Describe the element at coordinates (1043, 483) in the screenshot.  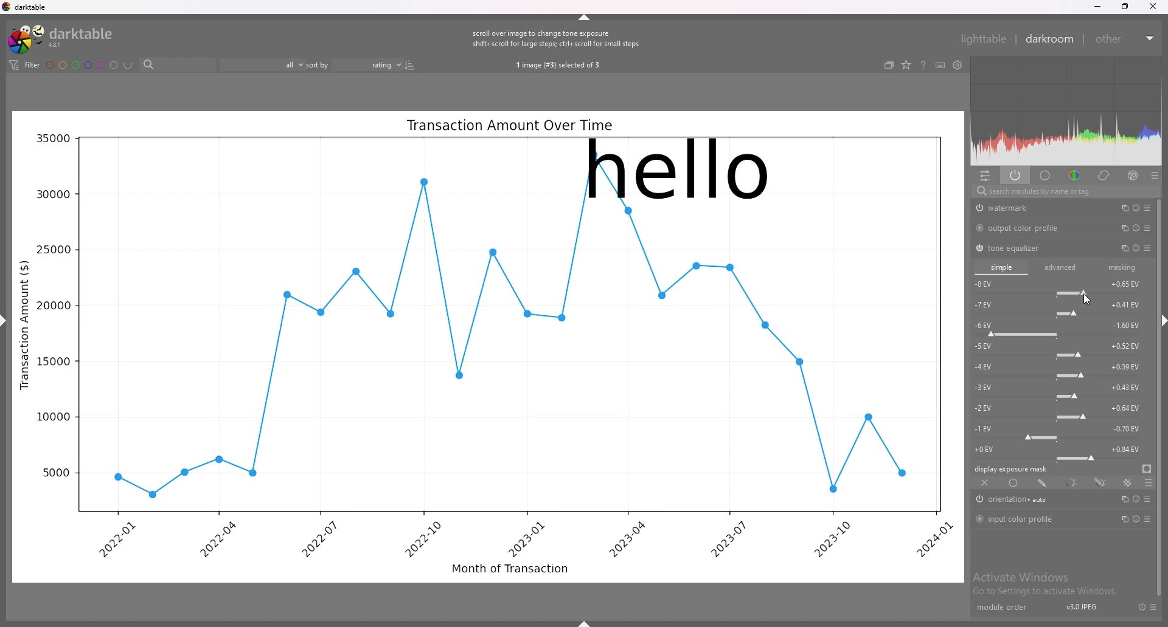
I see `drawn mask` at that location.